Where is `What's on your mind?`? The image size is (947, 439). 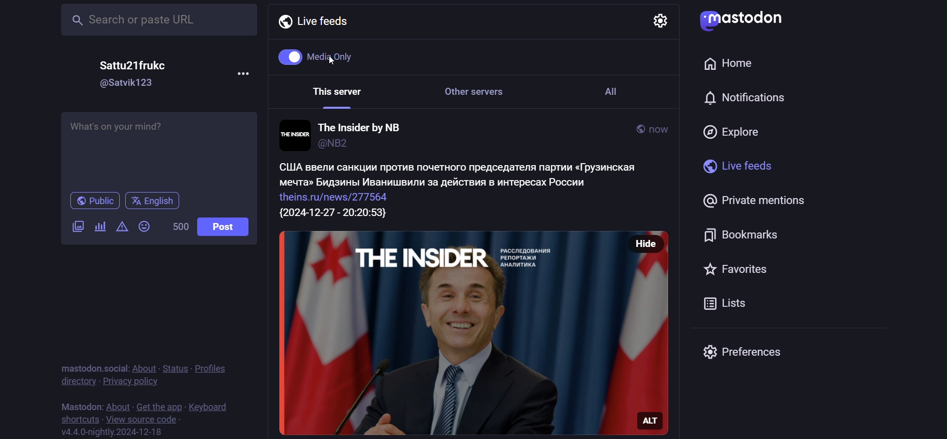 What's on your mind? is located at coordinates (159, 147).